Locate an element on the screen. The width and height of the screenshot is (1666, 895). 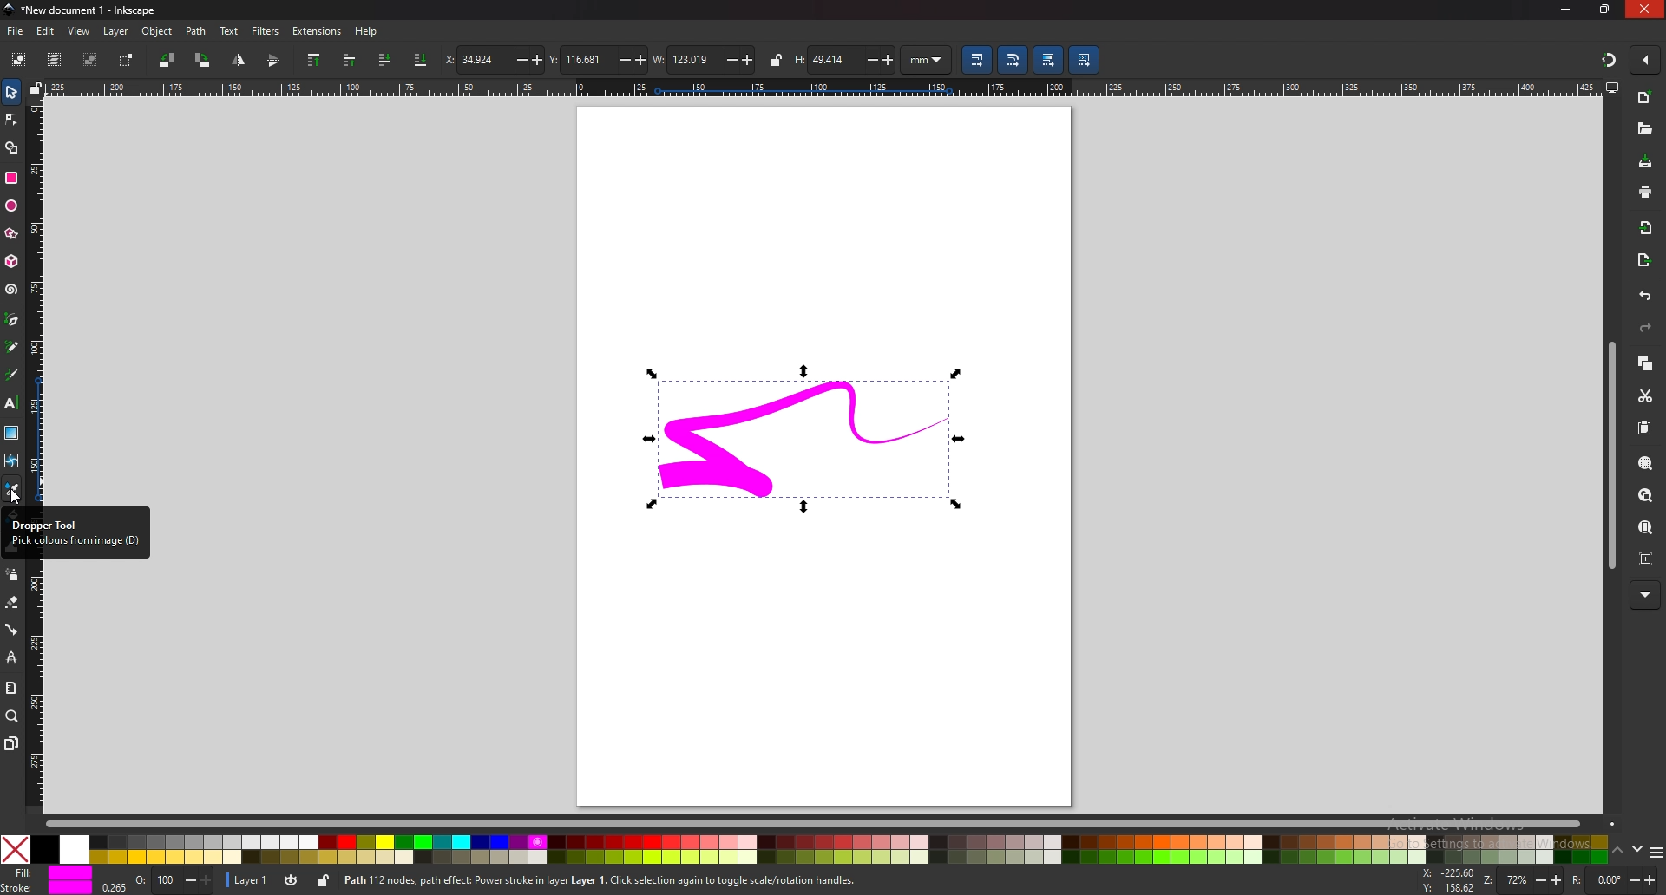
view is located at coordinates (79, 31).